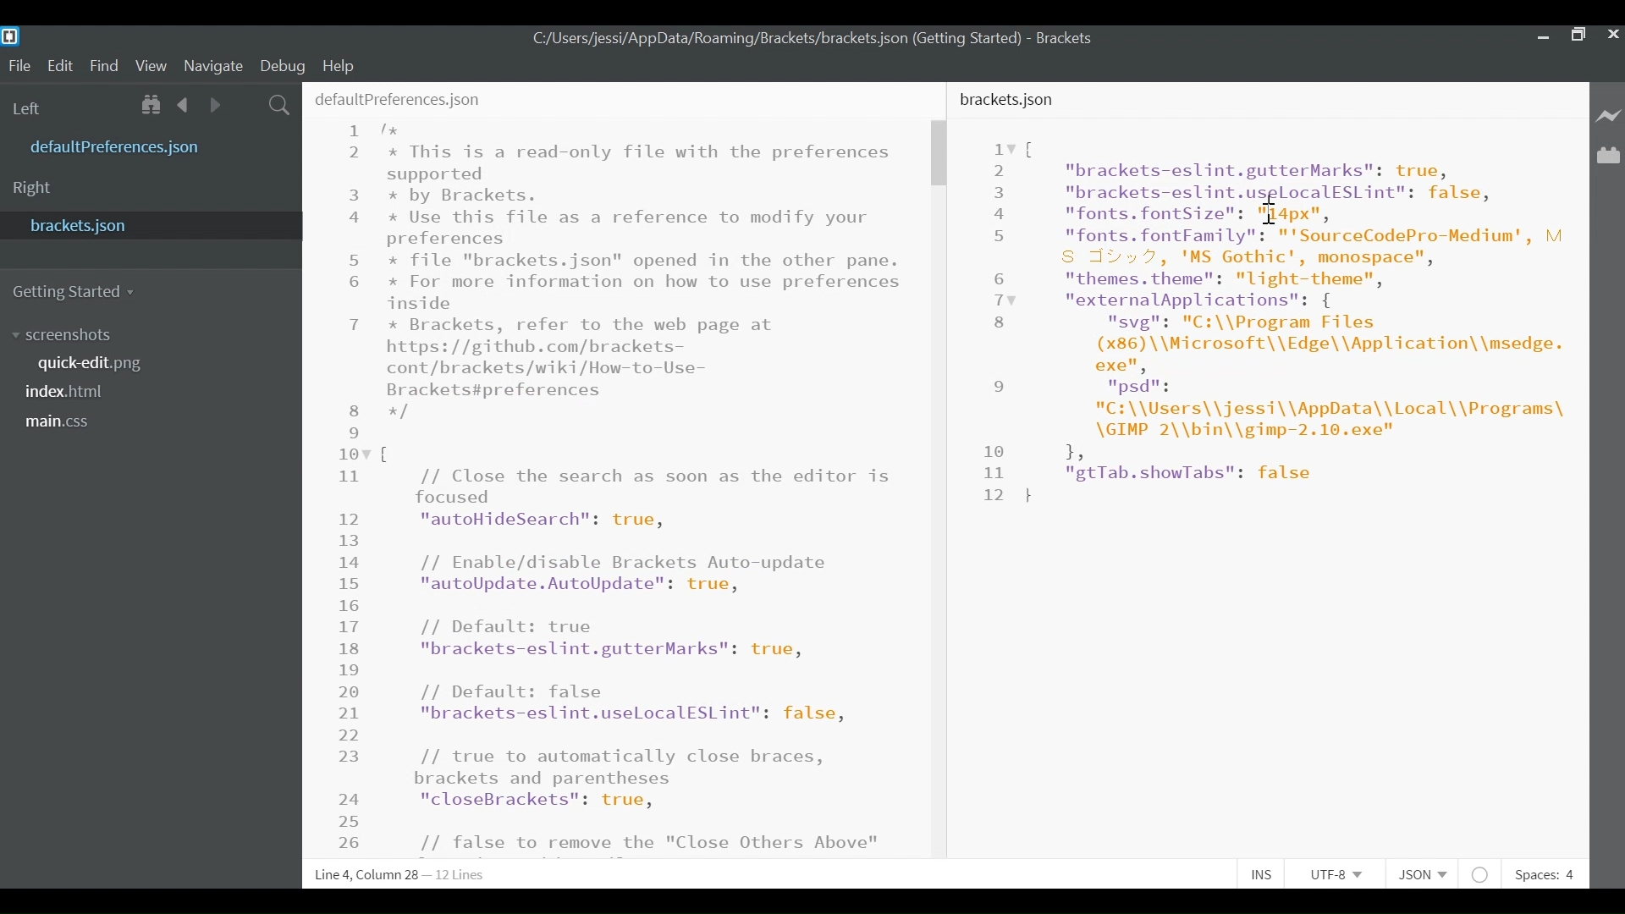 This screenshot has height=914, width=1625. I want to click on Edit, so click(63, 66).